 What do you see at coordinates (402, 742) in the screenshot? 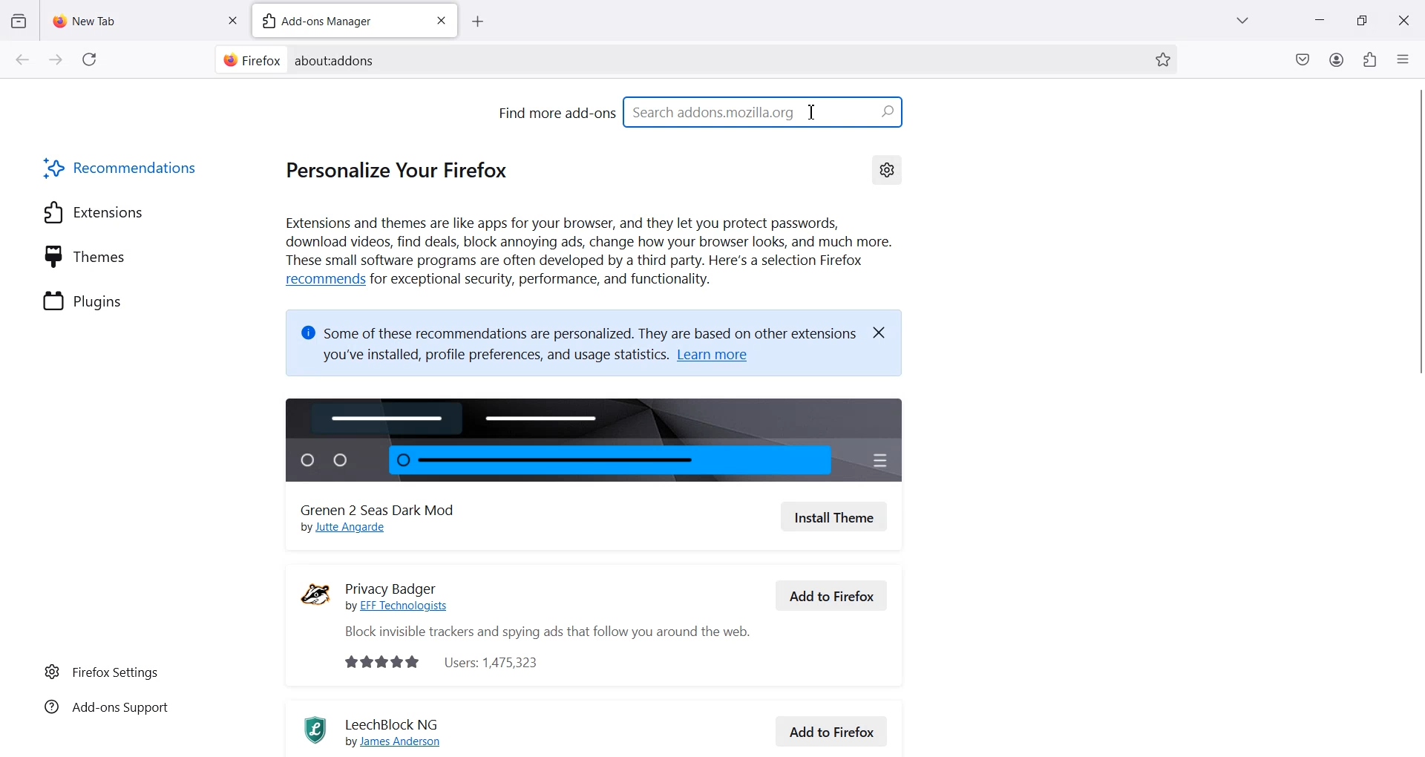
I see `by James Anderson` at bounding box center [402, 742].